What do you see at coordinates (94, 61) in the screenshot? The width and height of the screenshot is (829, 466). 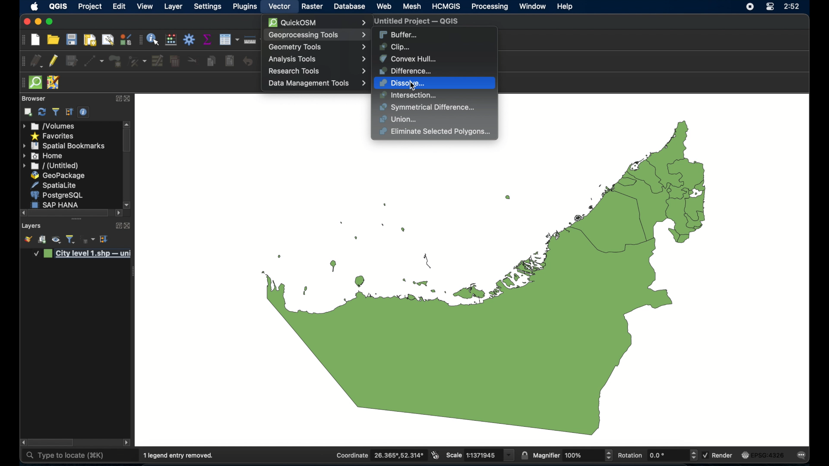 I see `digitize with segment` at bounding box center [94, 61].